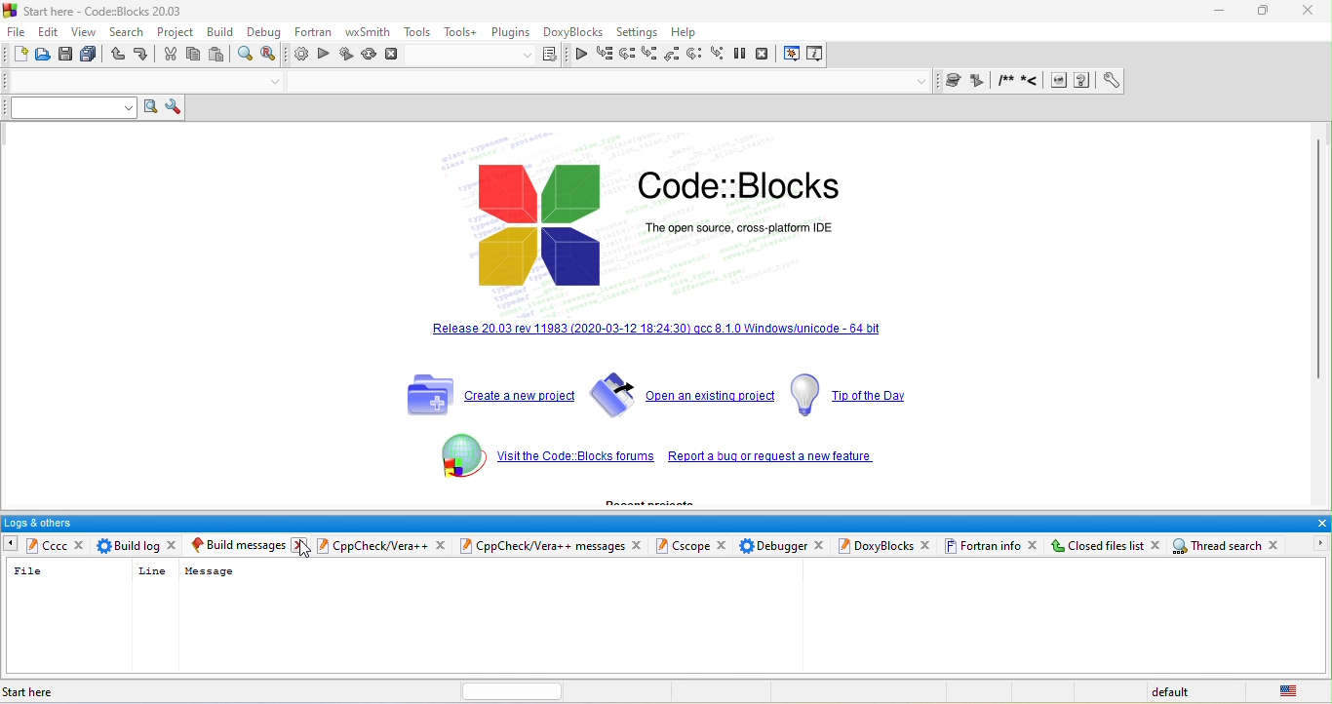  Describe the element at coordinates (1319, 524) in the screenshot. I see `close` at that location.